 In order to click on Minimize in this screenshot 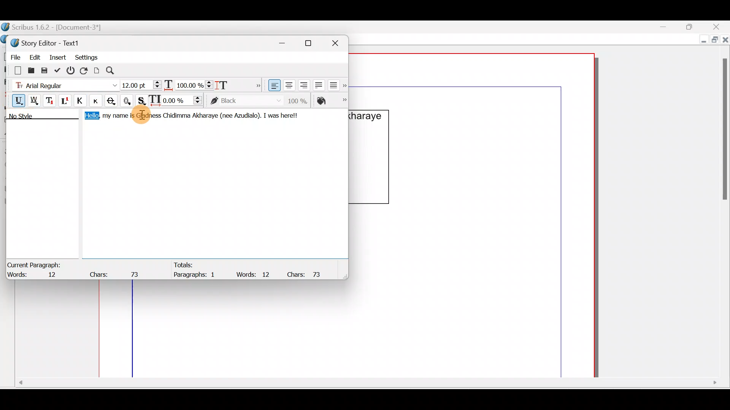, I will do `click(286, 42)`.